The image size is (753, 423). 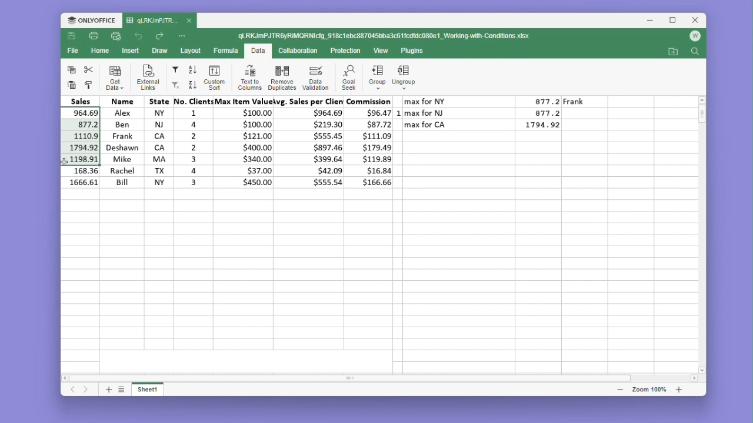 What do you see at coordinates (192, 85) in the screenshot?
I see `sort descending` at bounding box center [192, 85].